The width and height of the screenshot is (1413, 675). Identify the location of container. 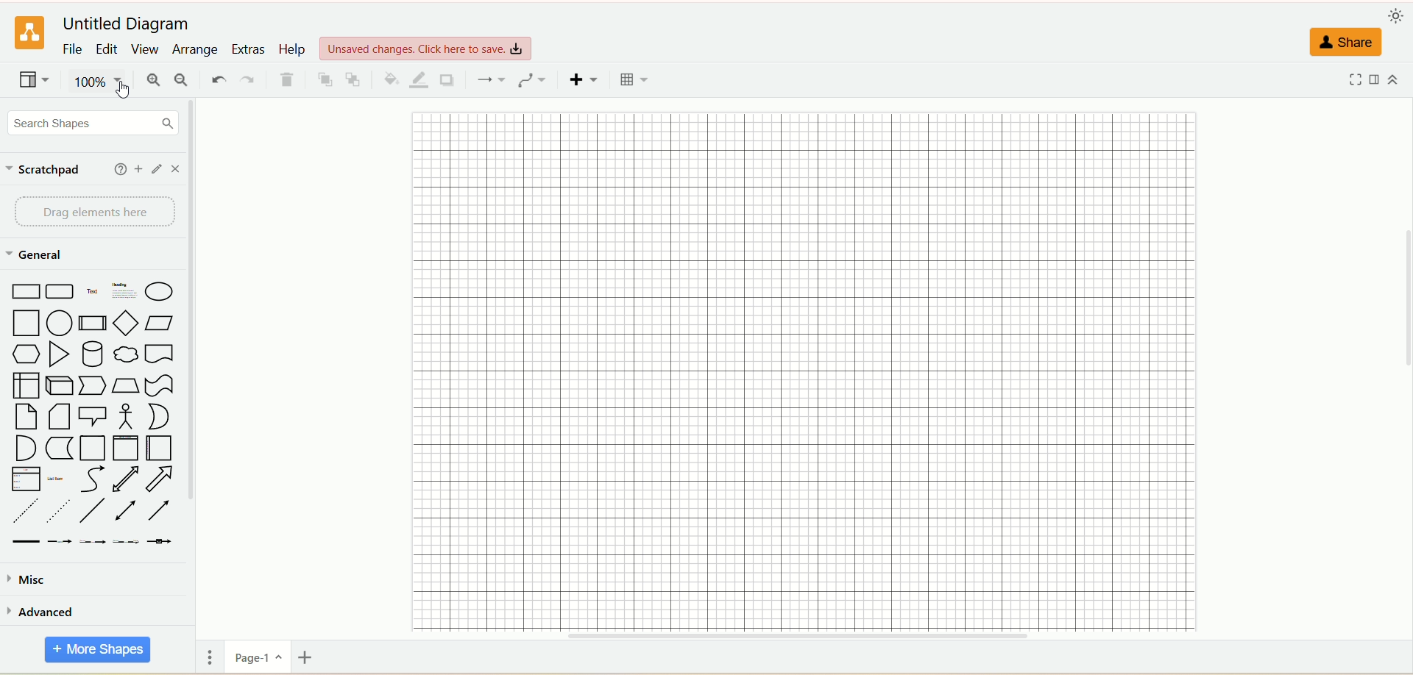
(93, 449).